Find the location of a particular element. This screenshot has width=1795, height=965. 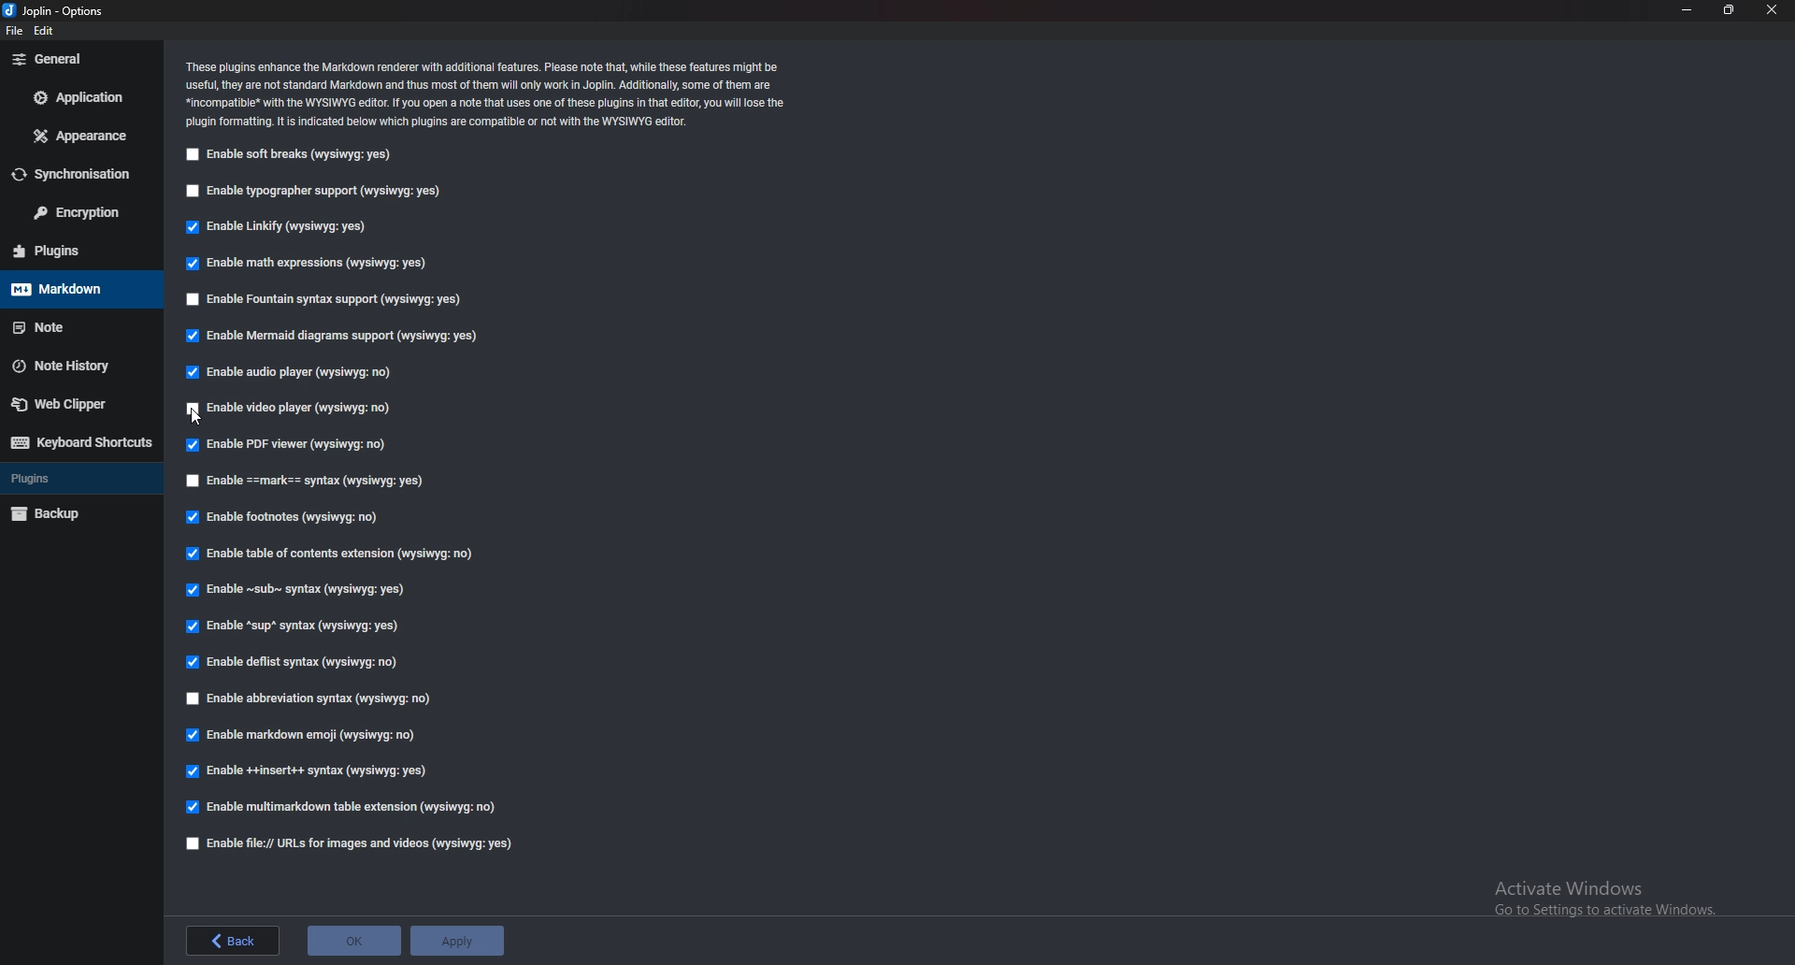

Enable P D F viewer is located at coordinates (284, 444).